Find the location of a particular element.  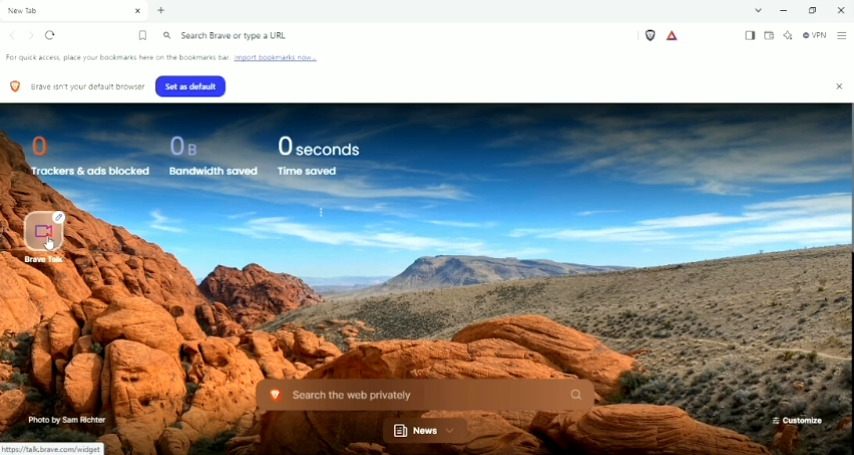

Bookmark this tab is located at coordinates (142, 36).